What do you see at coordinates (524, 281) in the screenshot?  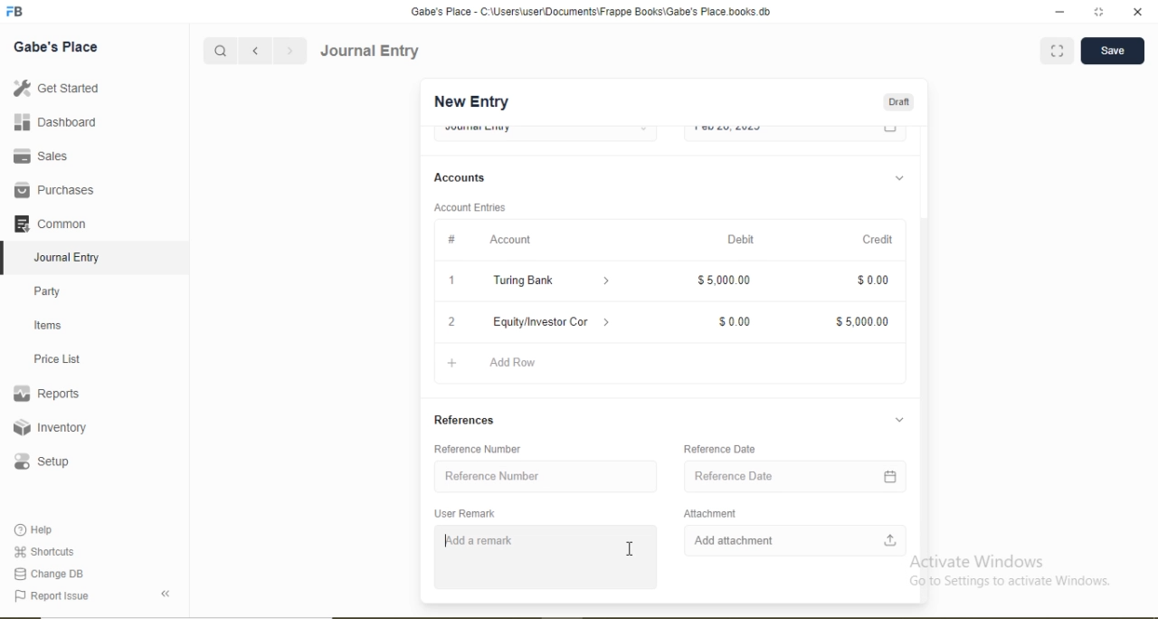 I see `Turing Bank` at bounding box center [524, 281].